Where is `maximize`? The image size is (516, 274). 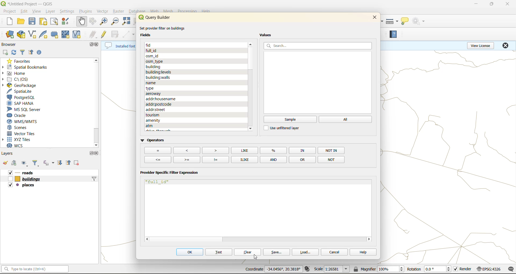 maximize is located at coordinates (90, 154).